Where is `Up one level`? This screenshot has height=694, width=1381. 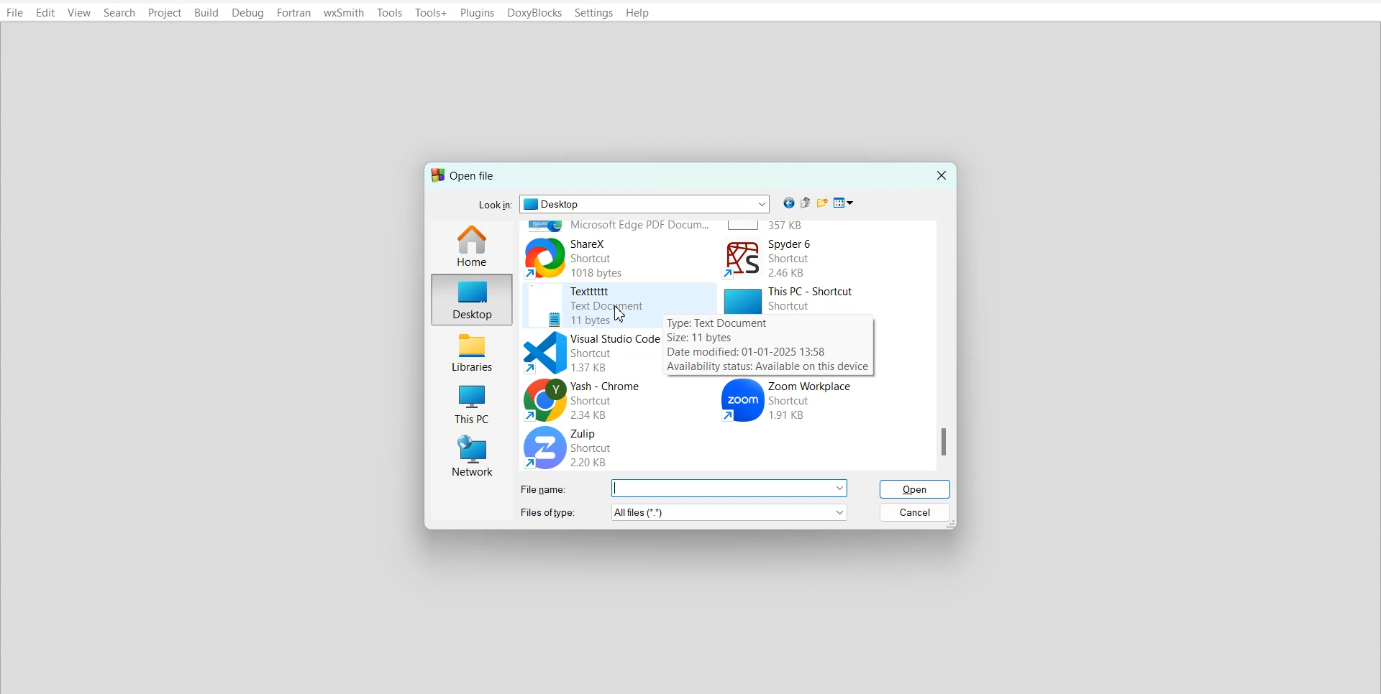 Up one level is located at coordinates (806, 203).